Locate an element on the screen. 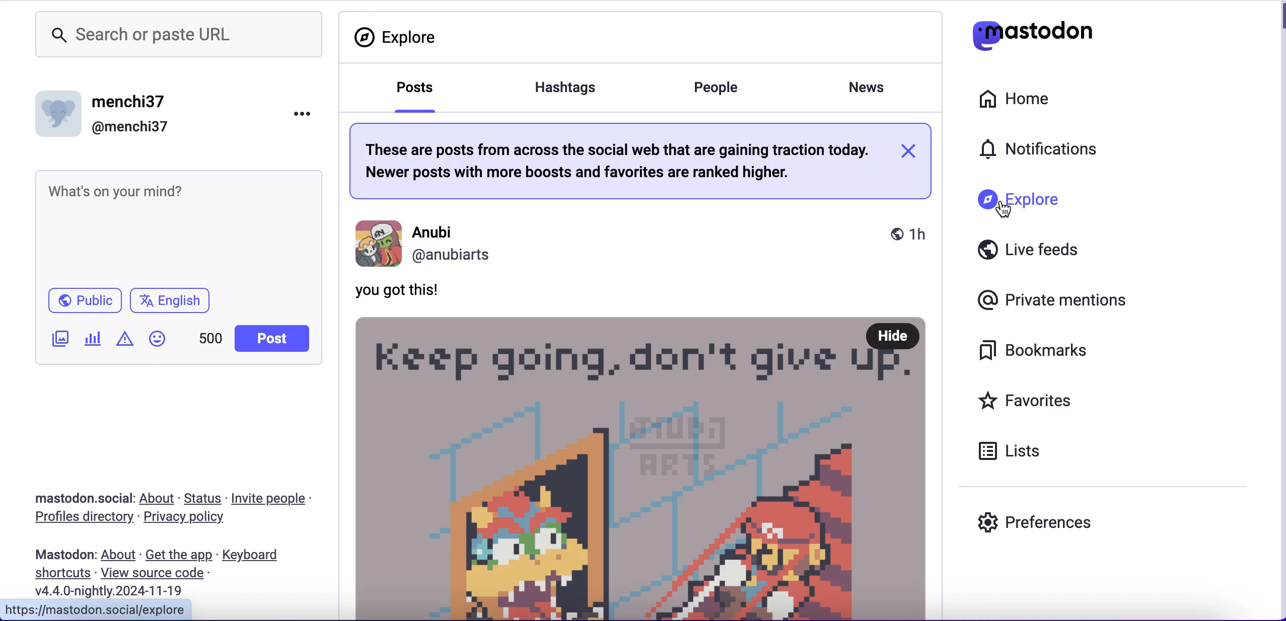 This screenshot has width=1286, height=621. preferences is located at coordinates (1032, 522).